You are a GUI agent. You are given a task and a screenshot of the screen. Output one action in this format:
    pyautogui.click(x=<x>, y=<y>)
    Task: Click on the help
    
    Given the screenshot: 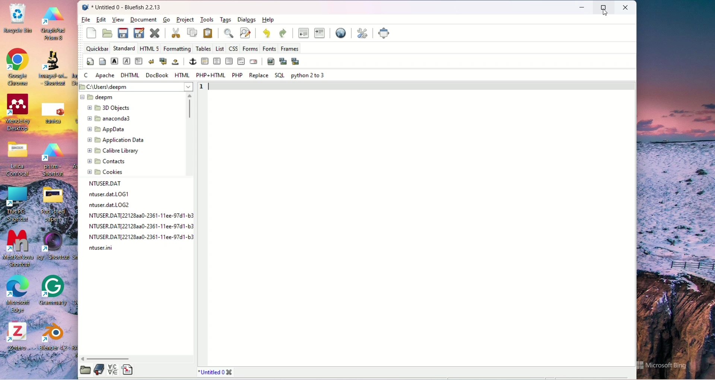 What is the action you would take?
    pyautogui.click(x=268, y=20)
    